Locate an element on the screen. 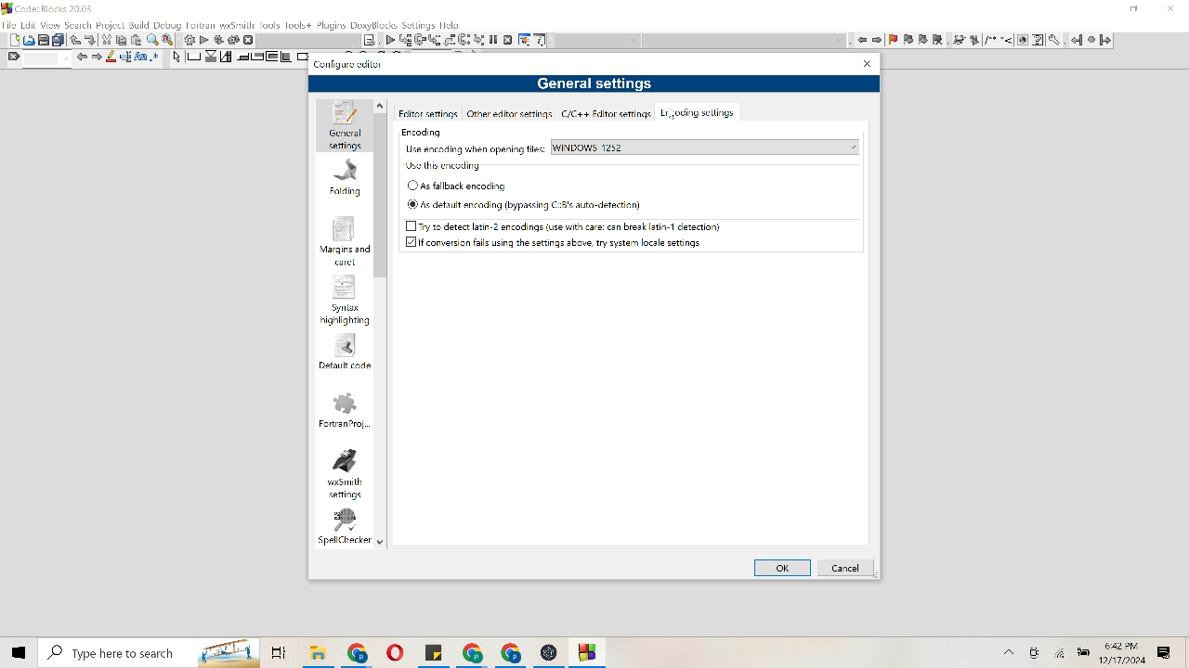 The image size is (1189, 668). Try to detect latin-2 encodings is located at coordinates (562, 225).